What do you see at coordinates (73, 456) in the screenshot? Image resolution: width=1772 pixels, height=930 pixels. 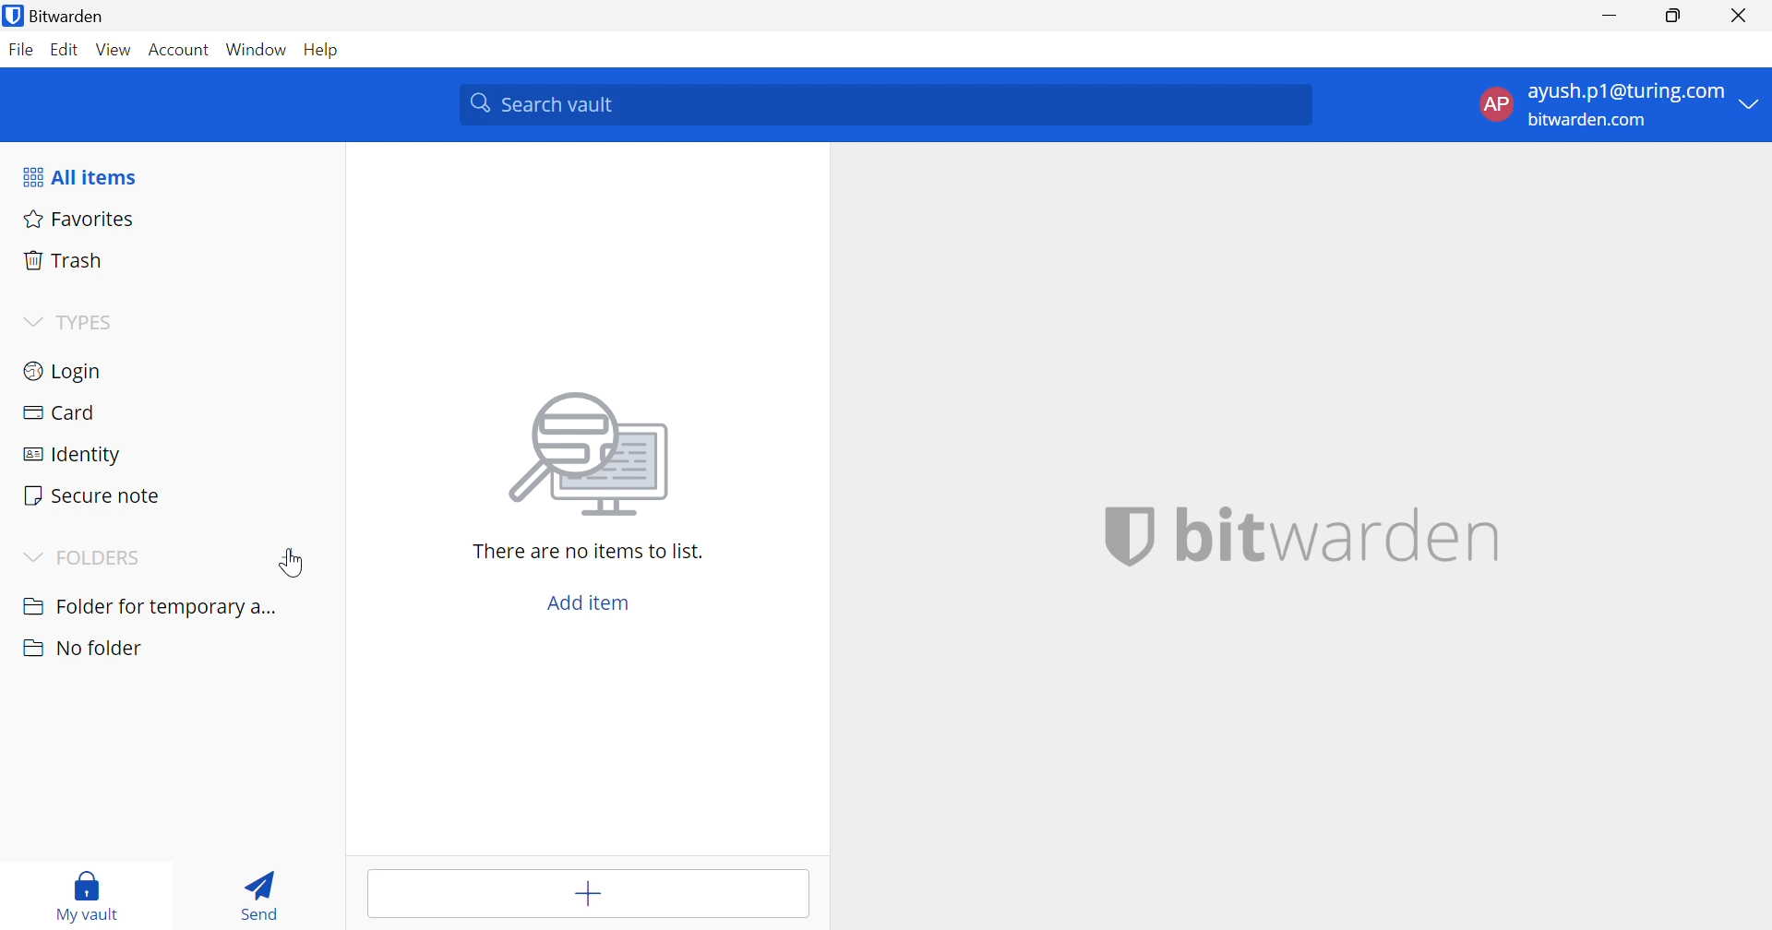 I see `Identity` at bounding box center [73, 456].